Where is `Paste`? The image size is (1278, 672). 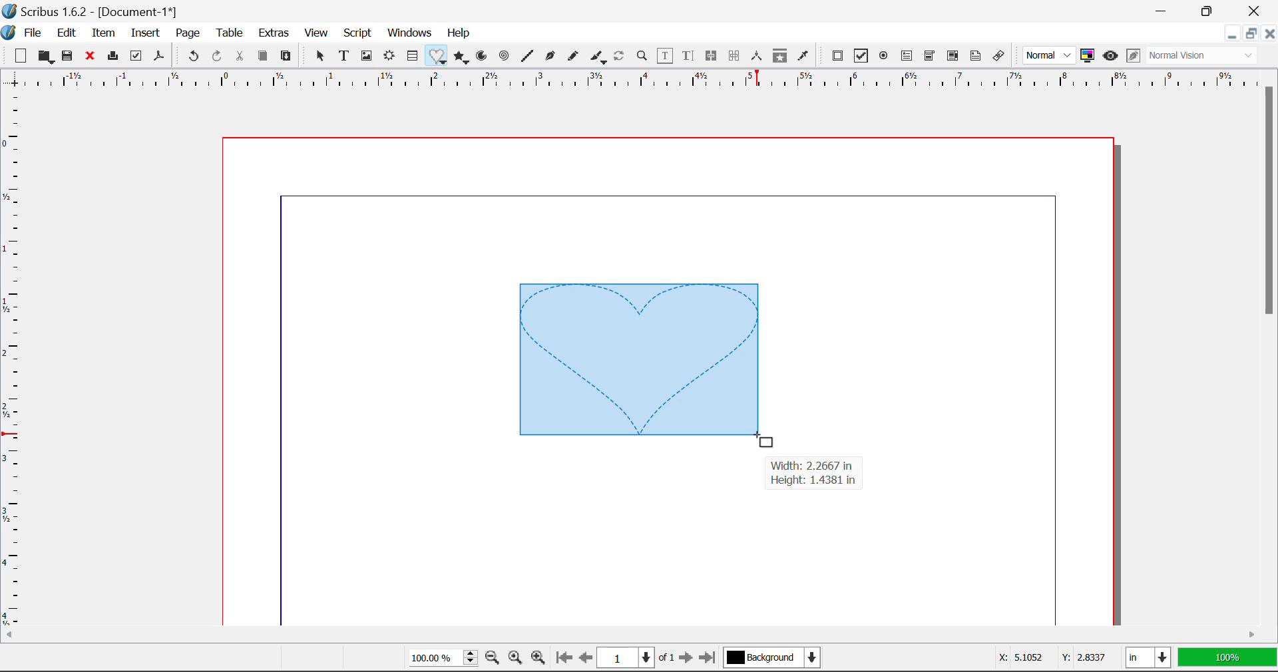 Paste is located at coordinates (289, 55).